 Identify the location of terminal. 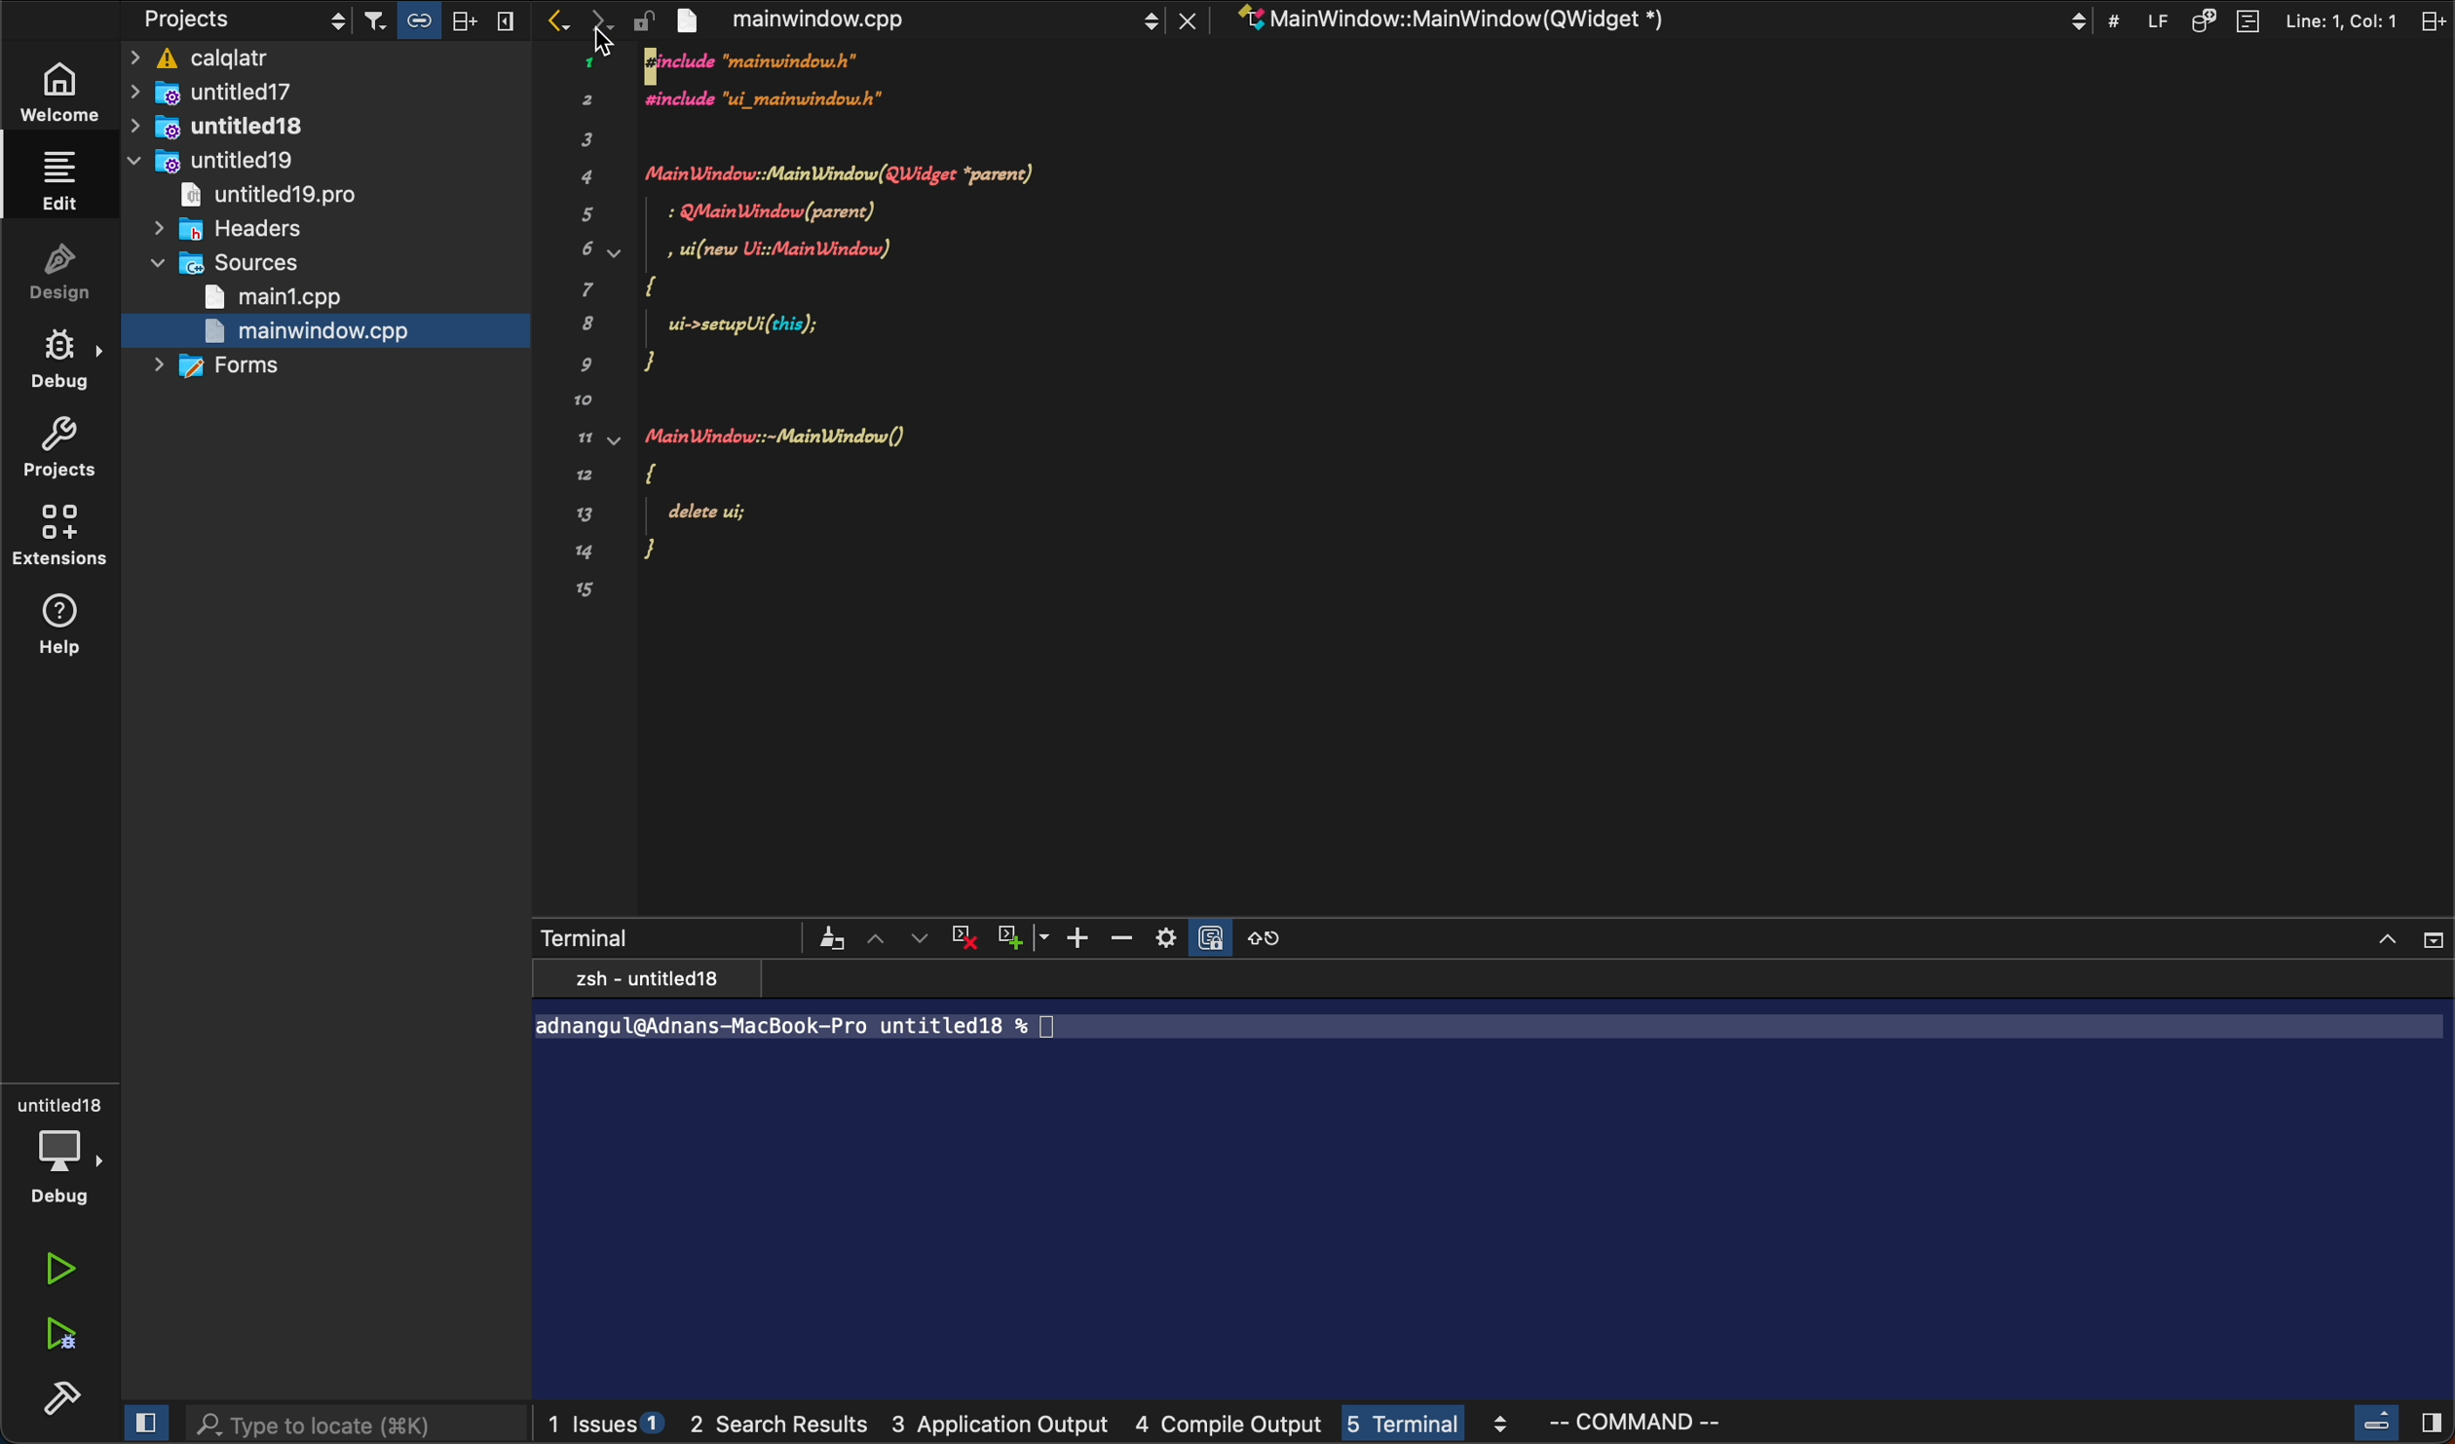
(1430, 1425).